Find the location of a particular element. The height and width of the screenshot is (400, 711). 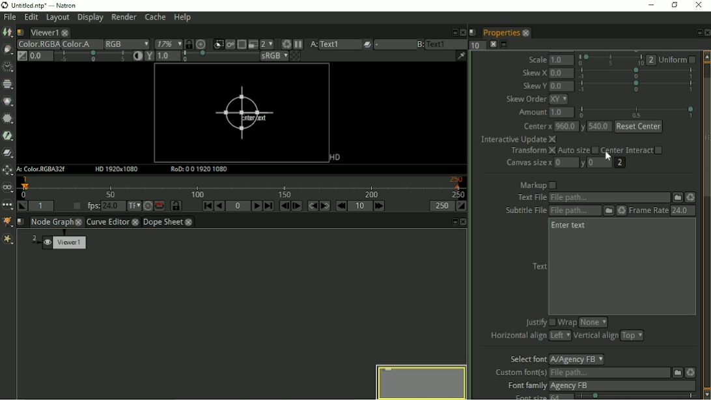

Viewer1 is located at coordinates (43, 33).